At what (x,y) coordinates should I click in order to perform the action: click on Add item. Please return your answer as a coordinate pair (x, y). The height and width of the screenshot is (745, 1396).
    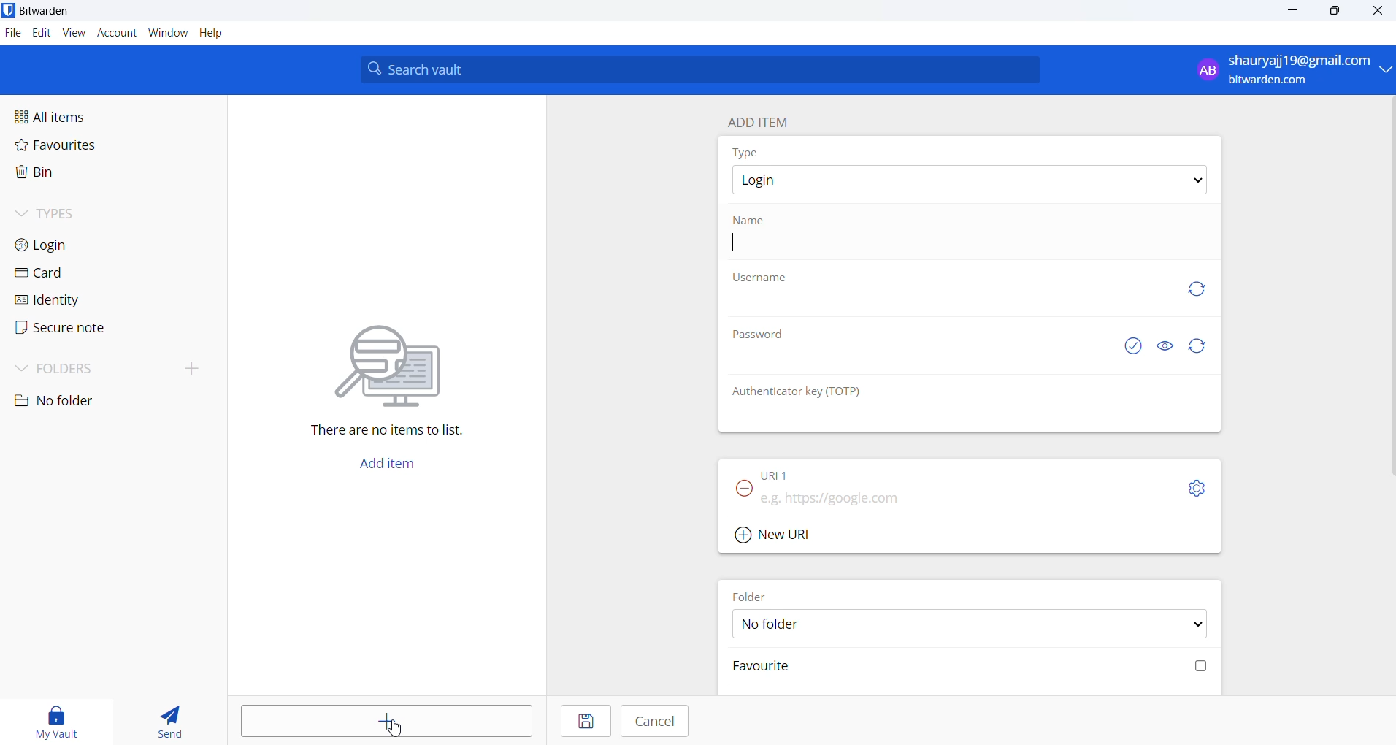
    Looking at the image, I should click on (386, 467).